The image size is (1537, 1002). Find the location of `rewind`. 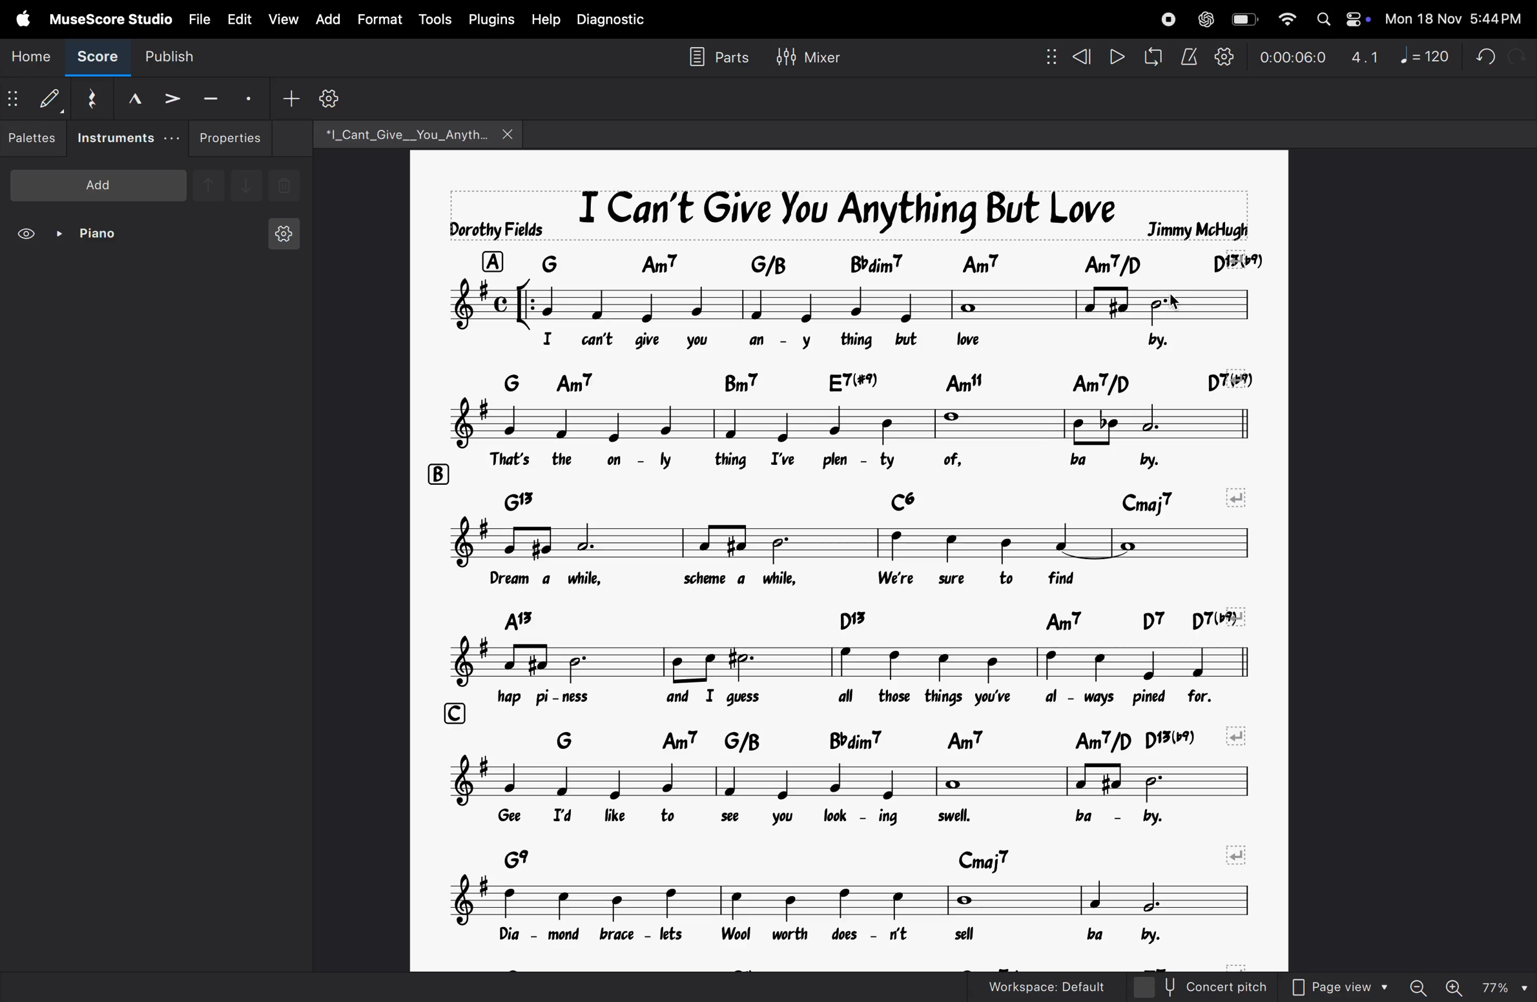

rewind is located at coordinates (1069, 57).